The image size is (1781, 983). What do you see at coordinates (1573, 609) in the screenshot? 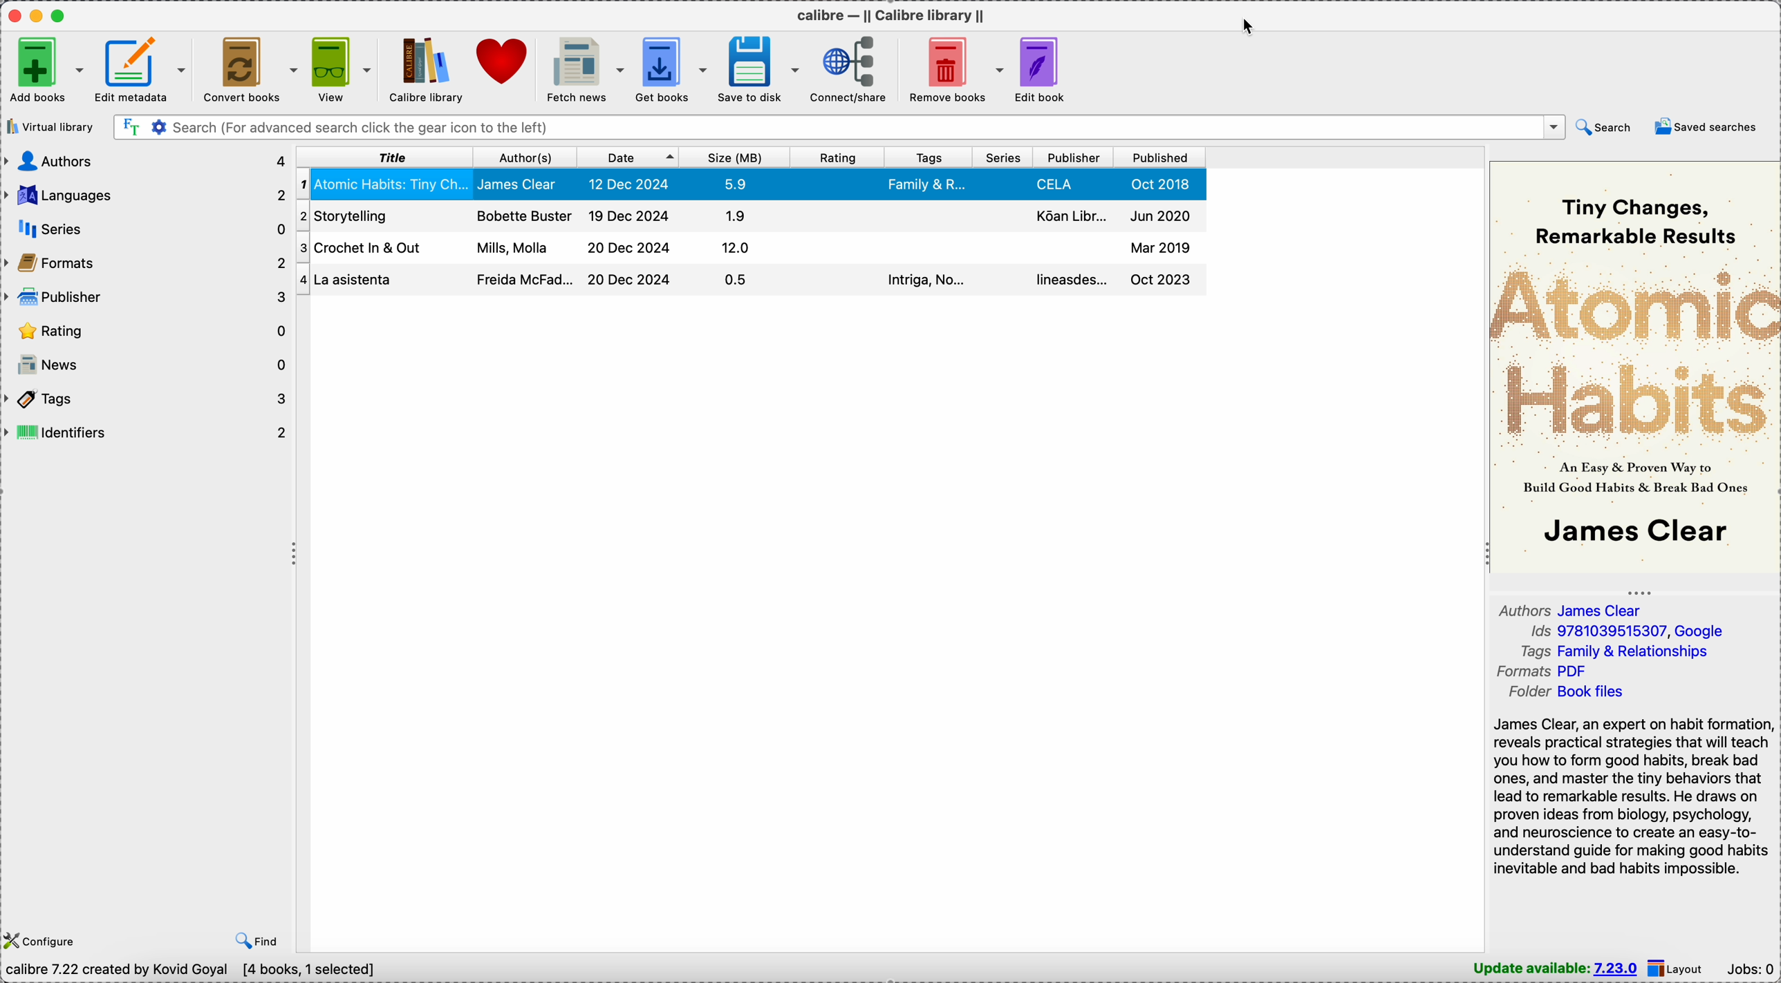
I see `authors James Clear` at bounding box center [1573, 609].